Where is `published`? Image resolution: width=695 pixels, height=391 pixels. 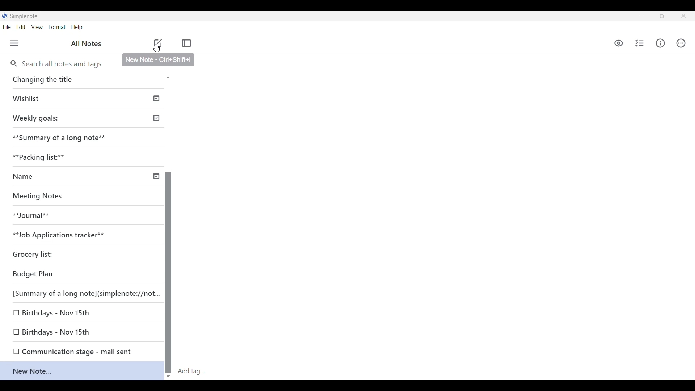 published is located at coordinates (156, 176).